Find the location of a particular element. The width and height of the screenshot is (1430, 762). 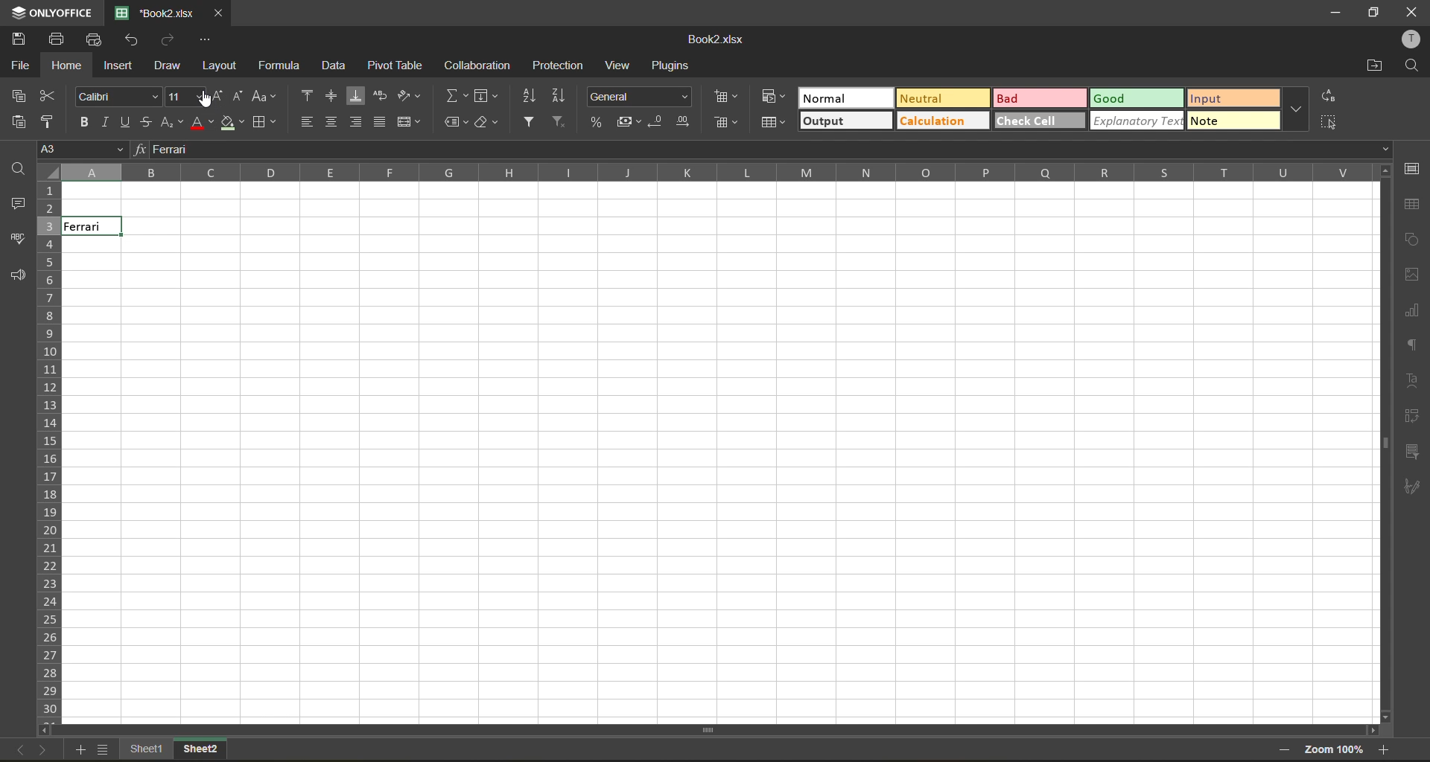

feedback is located at coordinates (18, 277).